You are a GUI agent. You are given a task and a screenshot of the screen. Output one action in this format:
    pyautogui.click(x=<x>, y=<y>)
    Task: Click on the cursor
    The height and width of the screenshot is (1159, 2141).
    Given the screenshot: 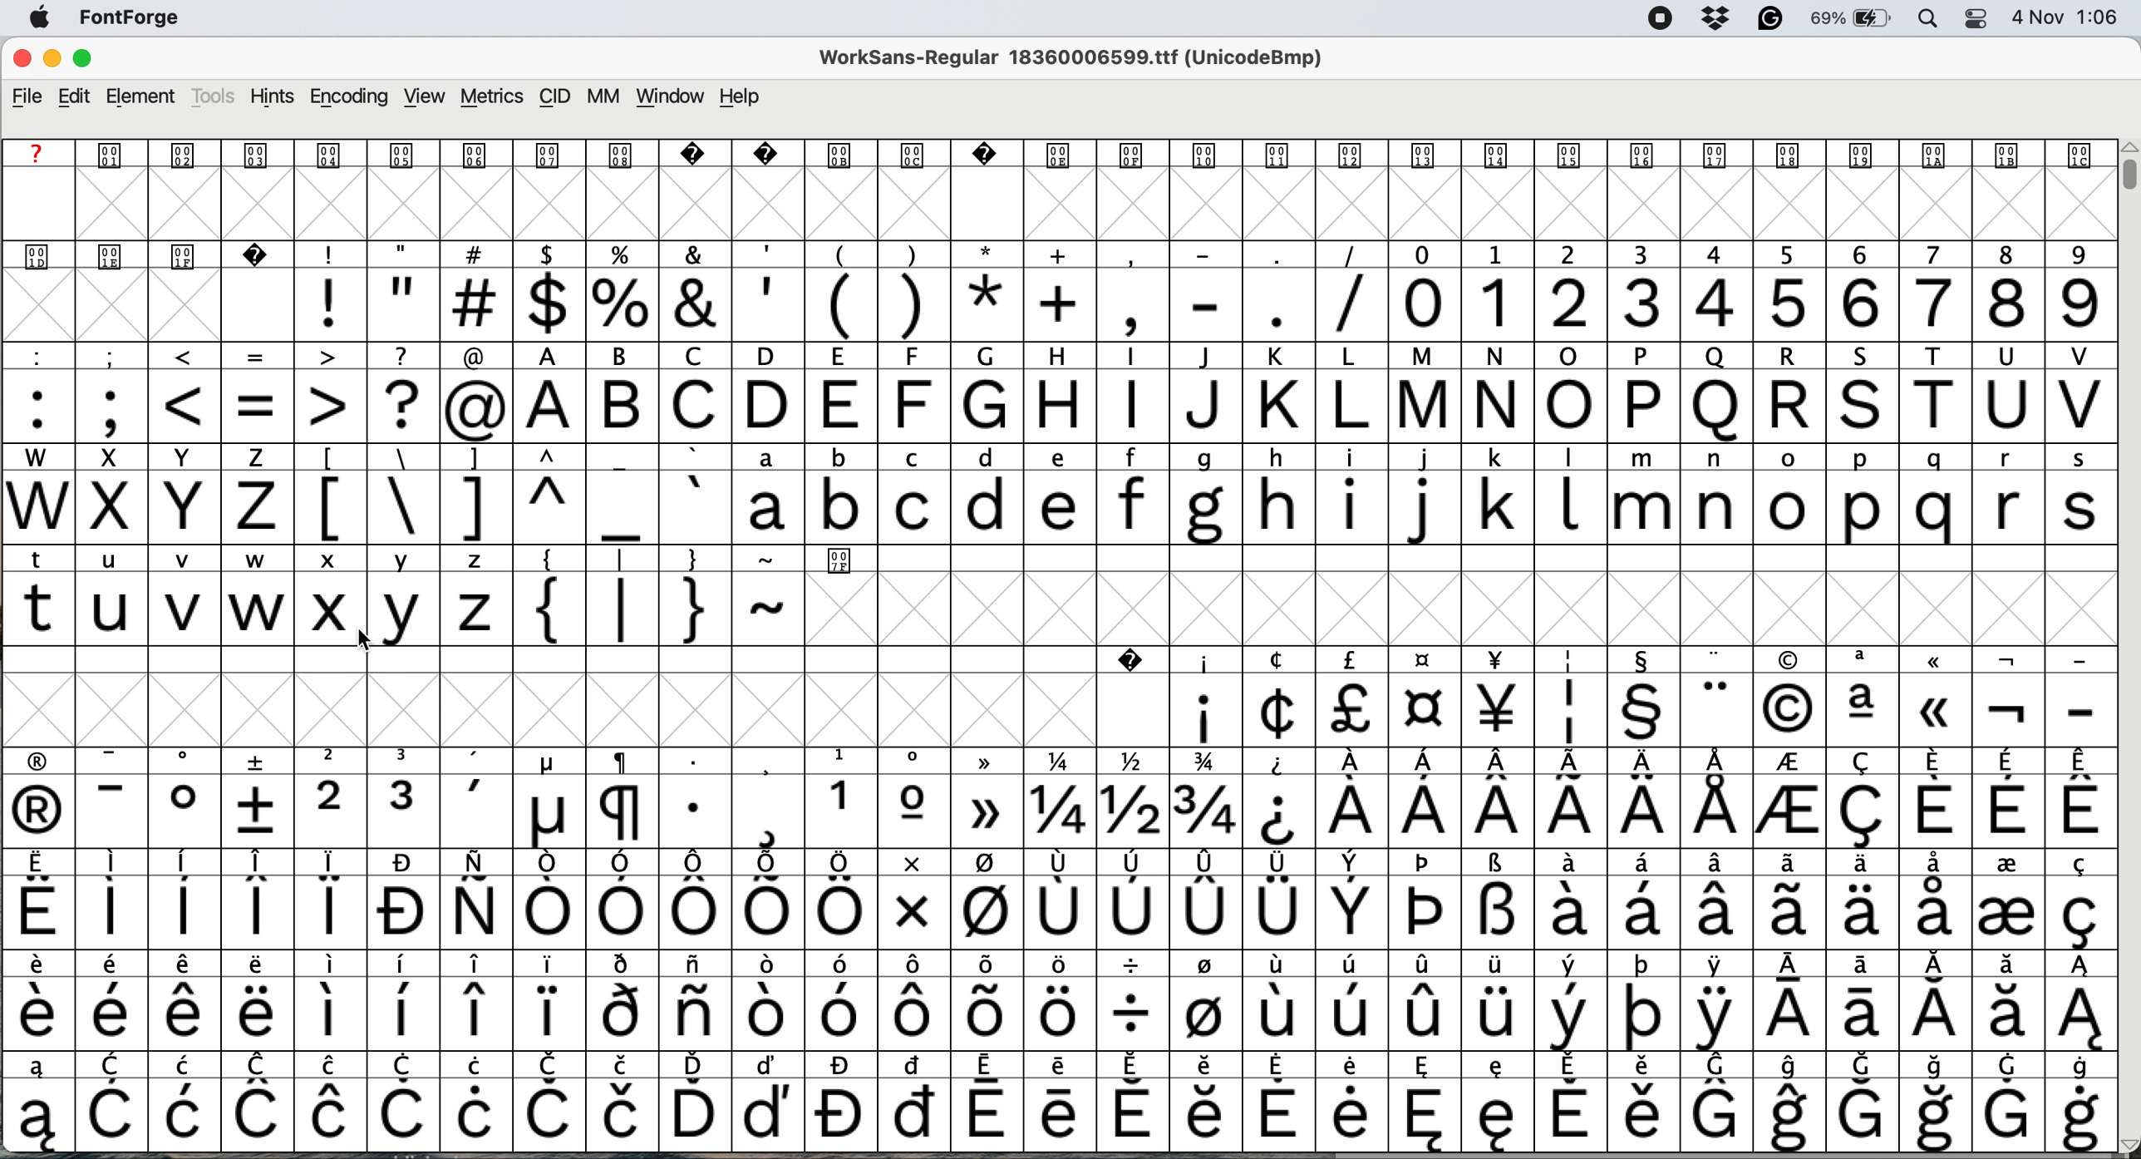 What is the action you would take?
    pyautogui.click(x=377, y=648)
    